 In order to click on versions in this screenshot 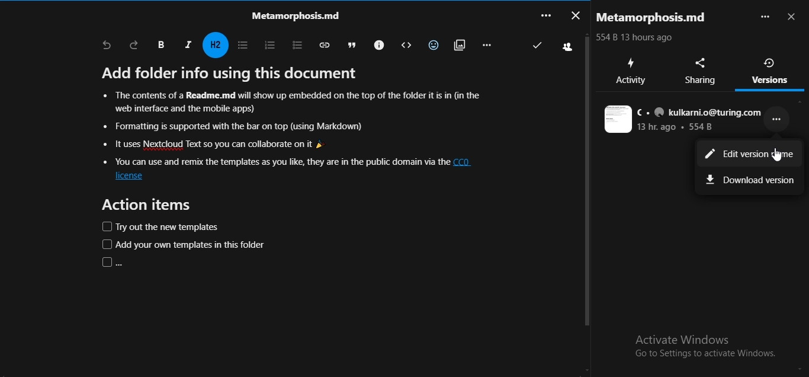, I will do `click(771, 71)`.